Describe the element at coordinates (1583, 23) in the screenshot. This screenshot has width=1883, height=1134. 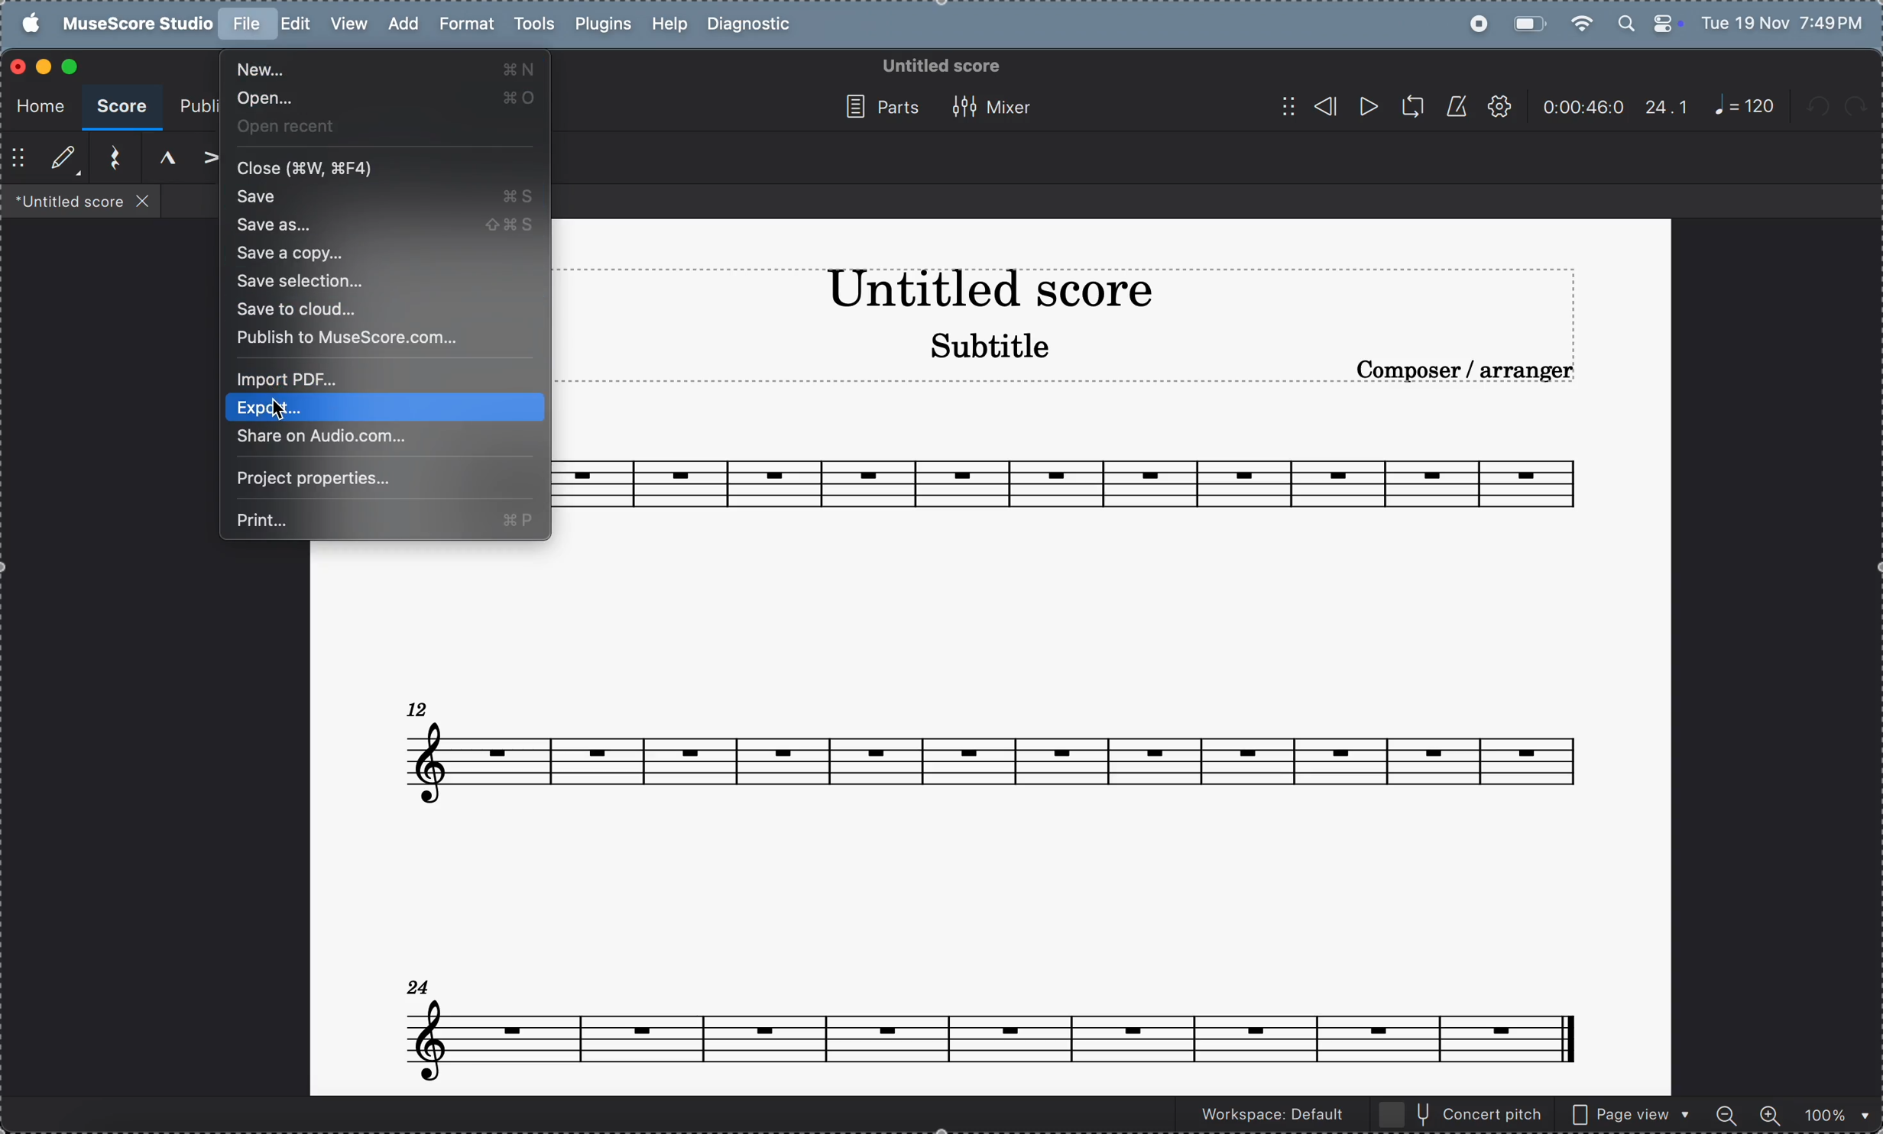
I see `wifi` at that location.